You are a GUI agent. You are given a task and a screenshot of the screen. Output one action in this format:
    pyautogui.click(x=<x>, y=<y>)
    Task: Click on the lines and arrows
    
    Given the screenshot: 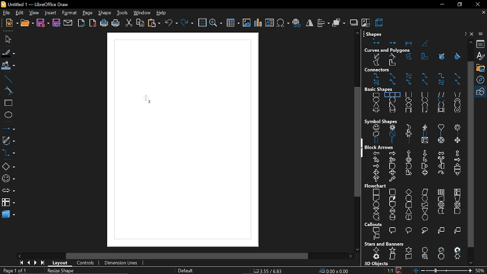 What is the action you would take?
    pyautogui.click(x=9, y=128)
    